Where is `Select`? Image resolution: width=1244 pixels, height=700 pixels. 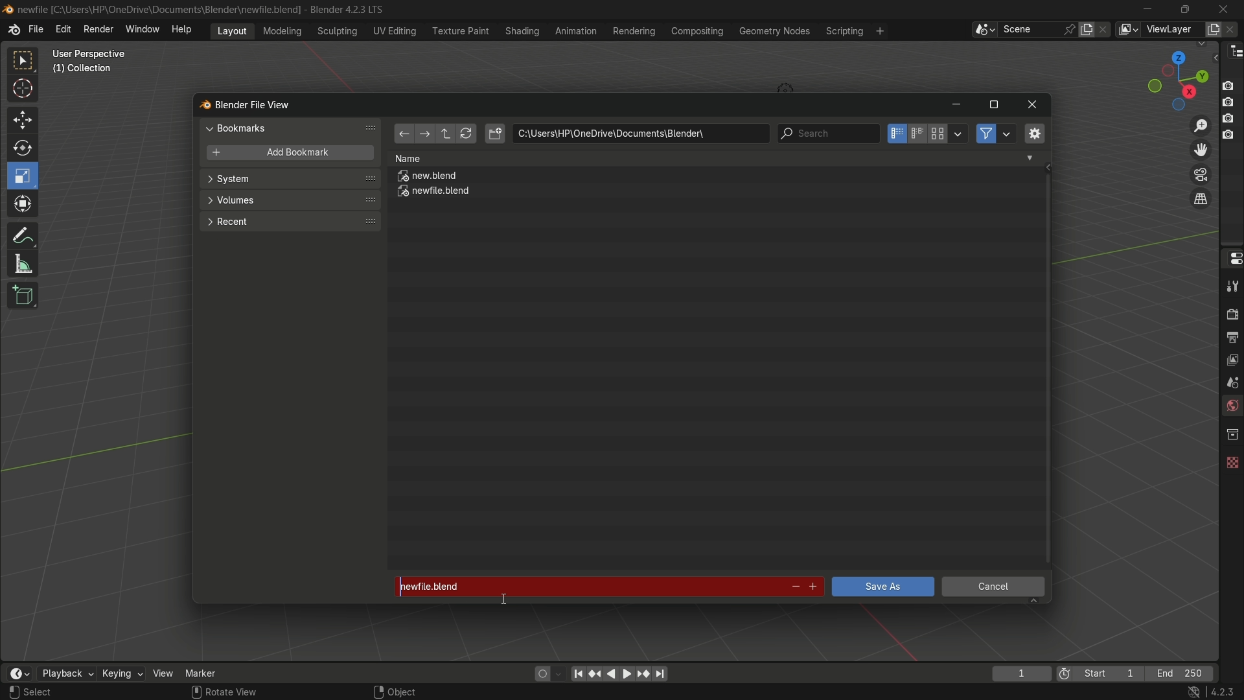 Select is located at coordinates (54, 692).